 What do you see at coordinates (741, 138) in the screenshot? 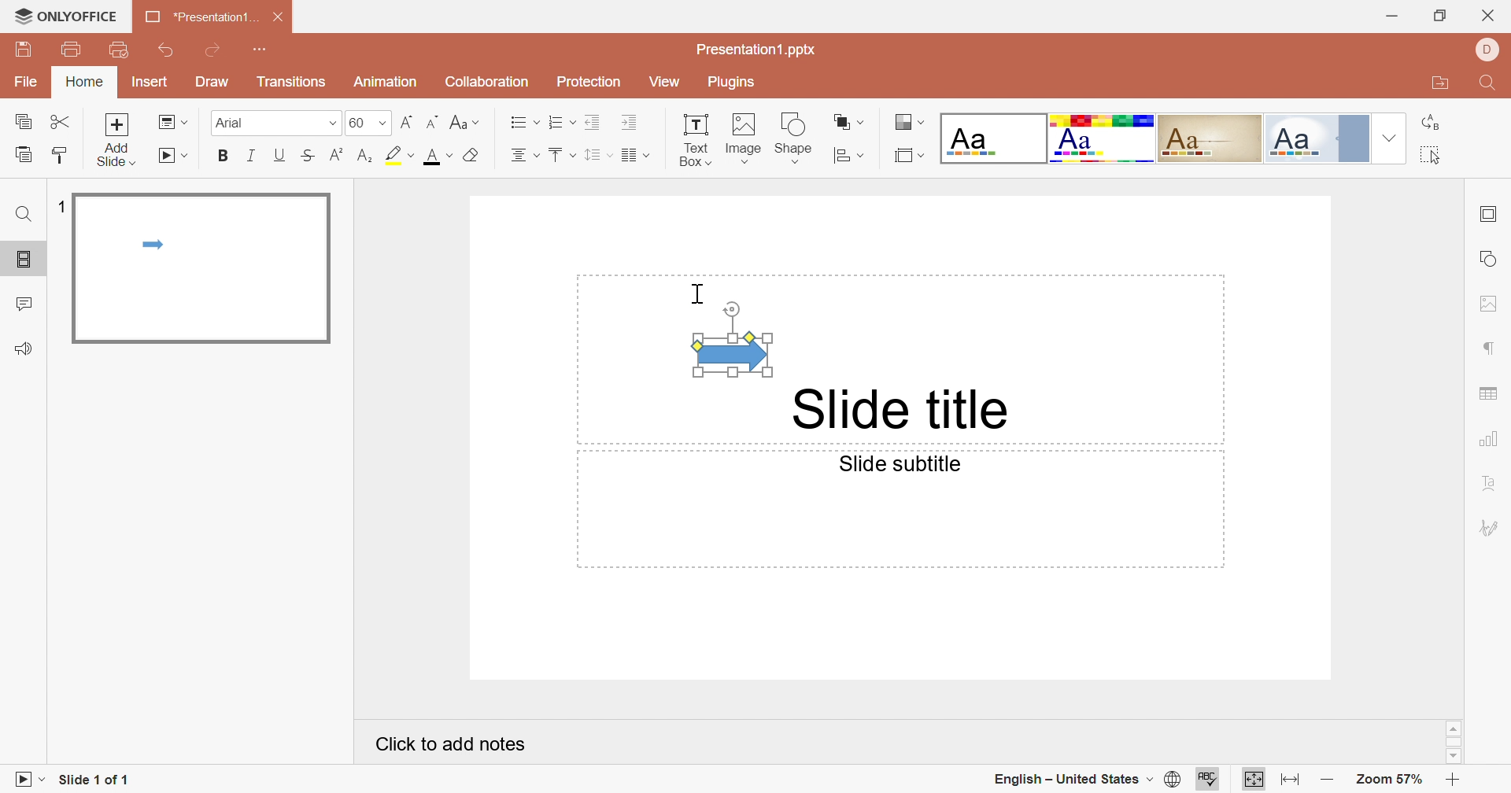
I see `Image` at bounding box center [741, 138].